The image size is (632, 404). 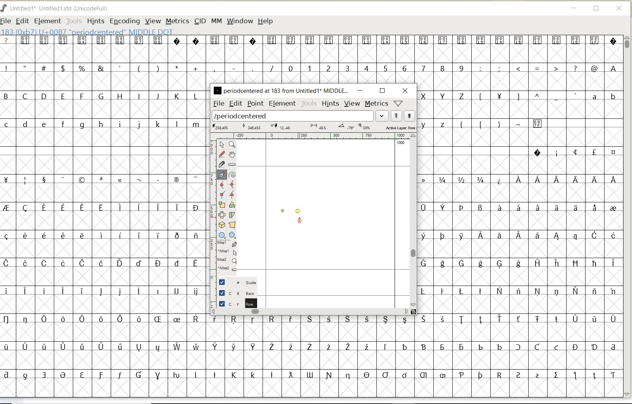 I want to click on show previous word list, so click(x=397, y=116).